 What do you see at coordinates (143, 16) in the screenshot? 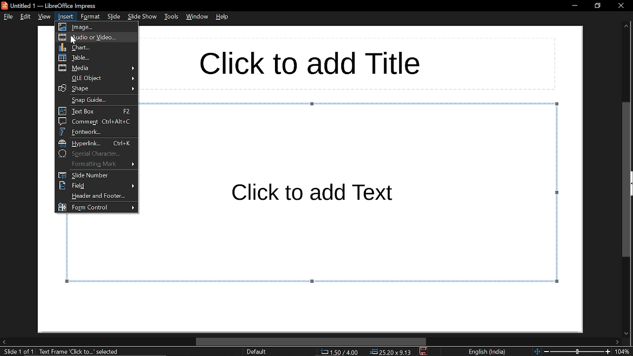
I see `slideshow` at bounding box center [143, 16].